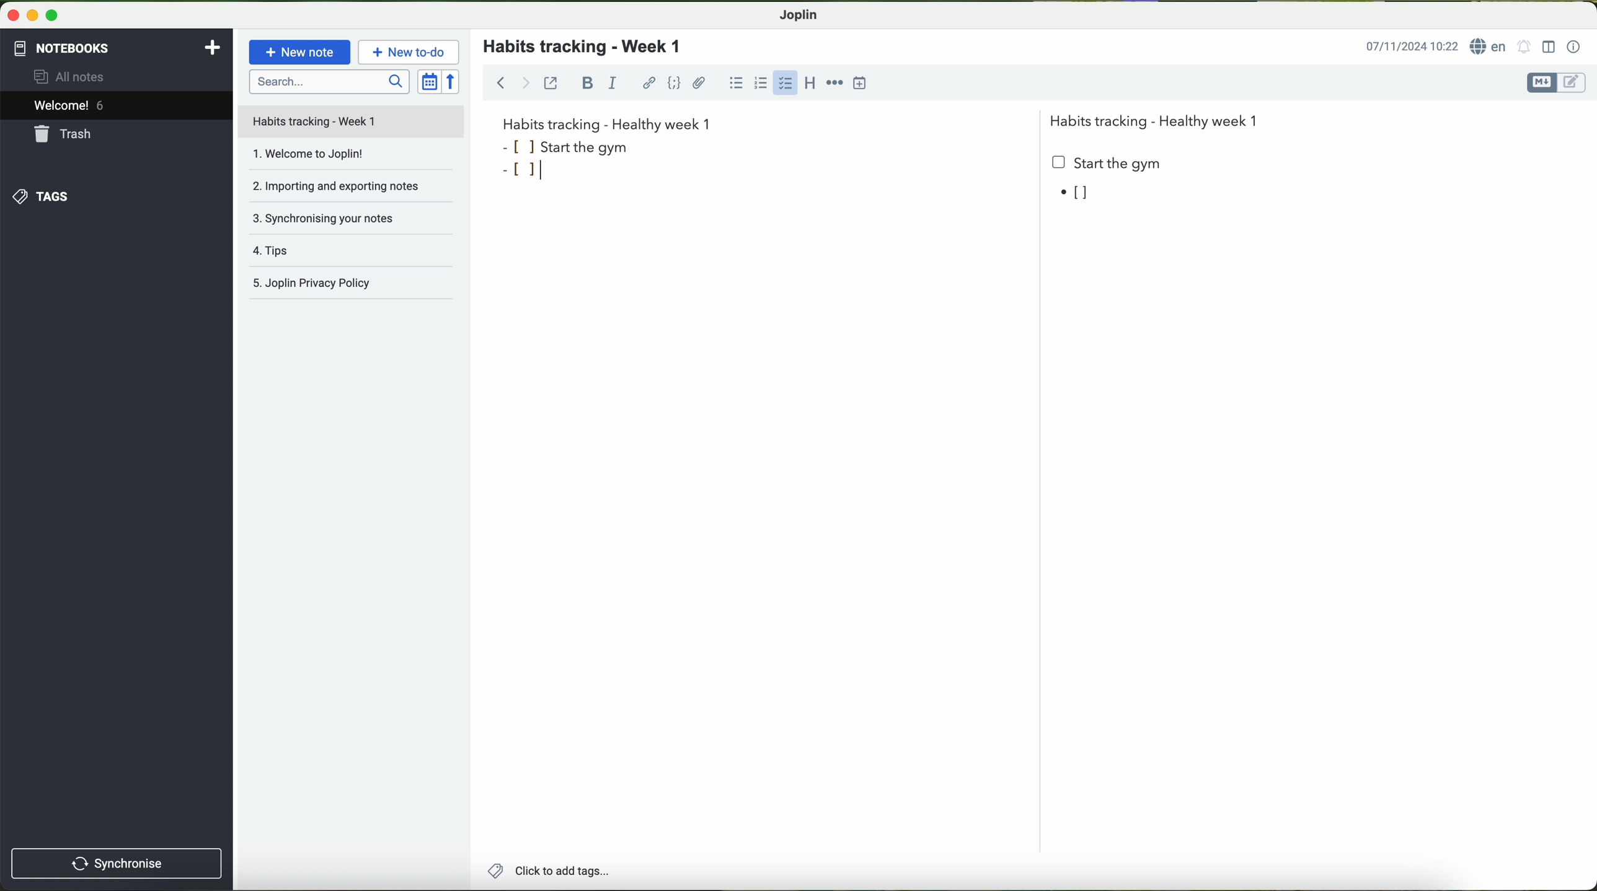 This screenshot has width=1597, height=891. What do you see at coordinates (497, 81) in the screenshot?
I see `back` at bounding box center [497, 81].